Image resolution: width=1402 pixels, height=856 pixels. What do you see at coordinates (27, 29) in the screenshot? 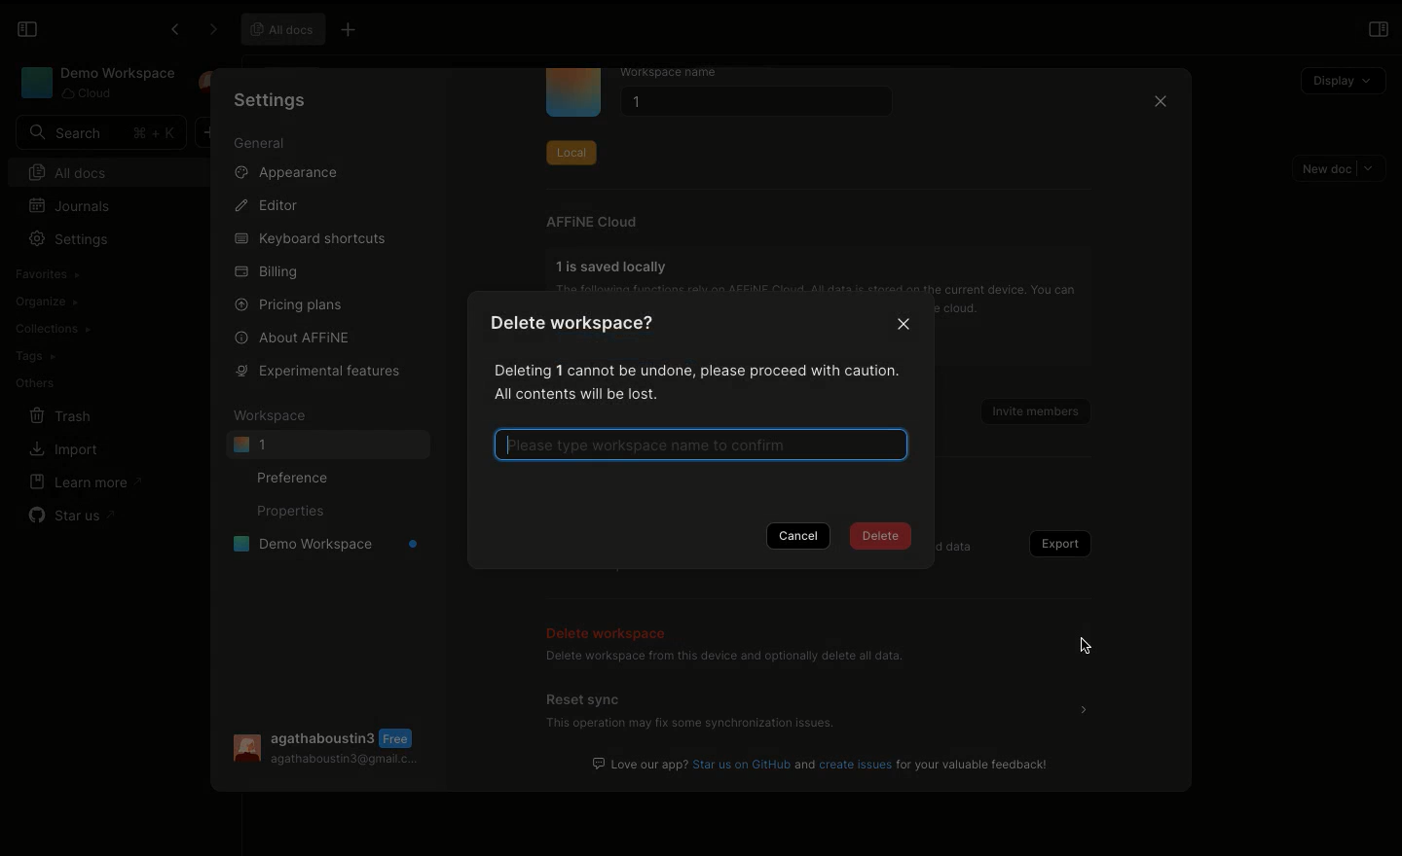
I see `Collapse sidebar` at bounding box center [27, 29].